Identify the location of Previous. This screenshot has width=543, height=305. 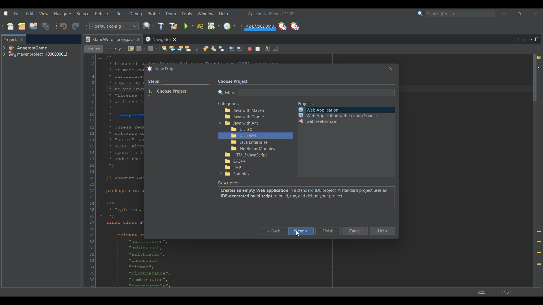
(518, 40).